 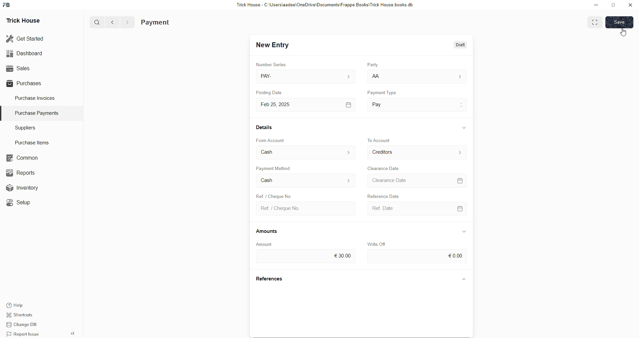 What do you see at coordinates (172, 22) in the screenshot?
I see `Purchase Invoice` at bounding box center [172, 22].